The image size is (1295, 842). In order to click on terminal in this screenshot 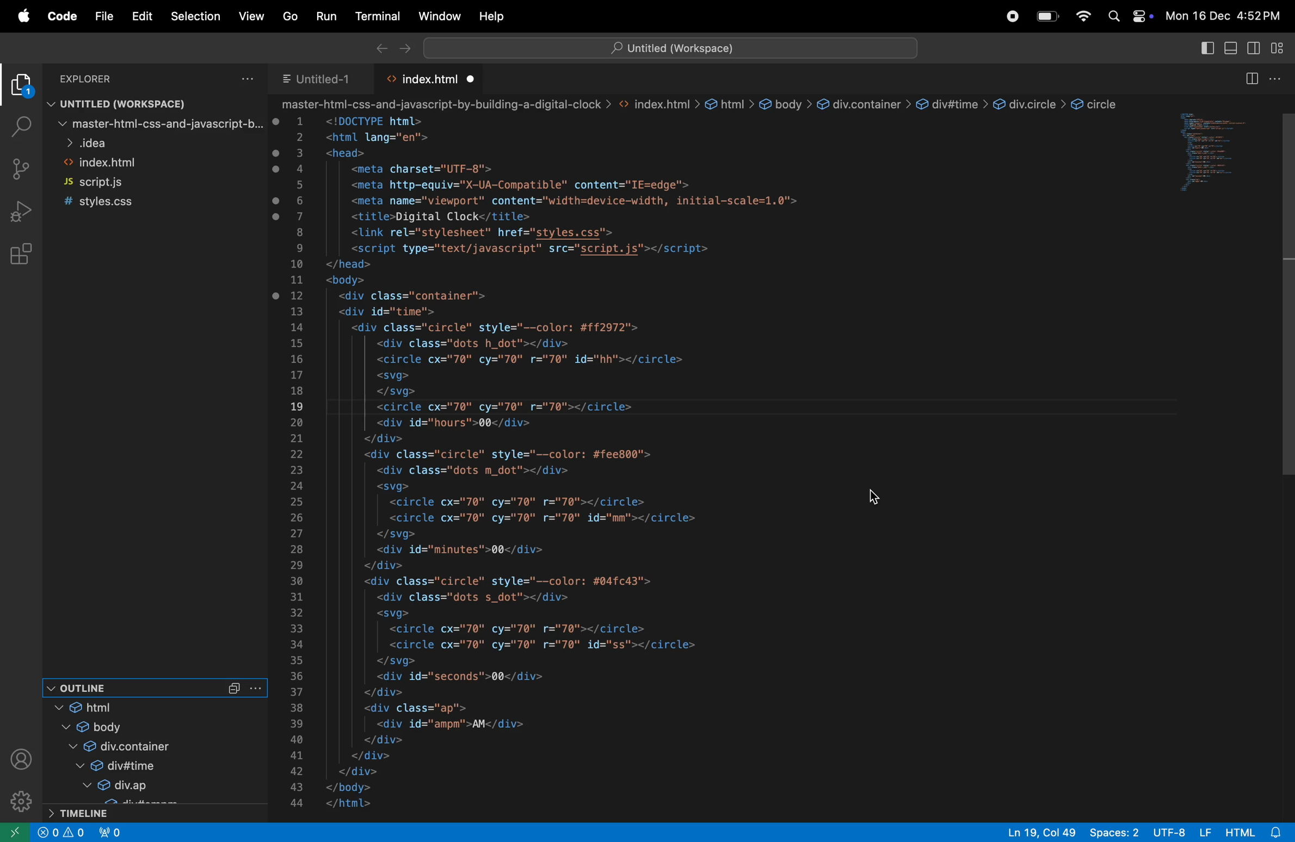, I will do `click(373, 16)`.